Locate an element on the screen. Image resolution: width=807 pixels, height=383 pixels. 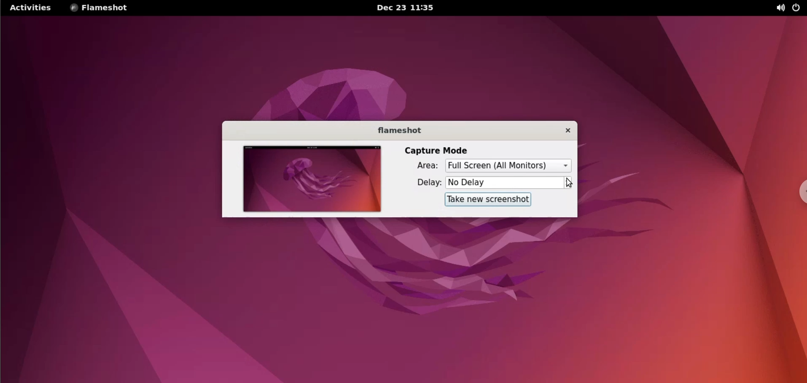
sound is located at coordinates (780, 8).